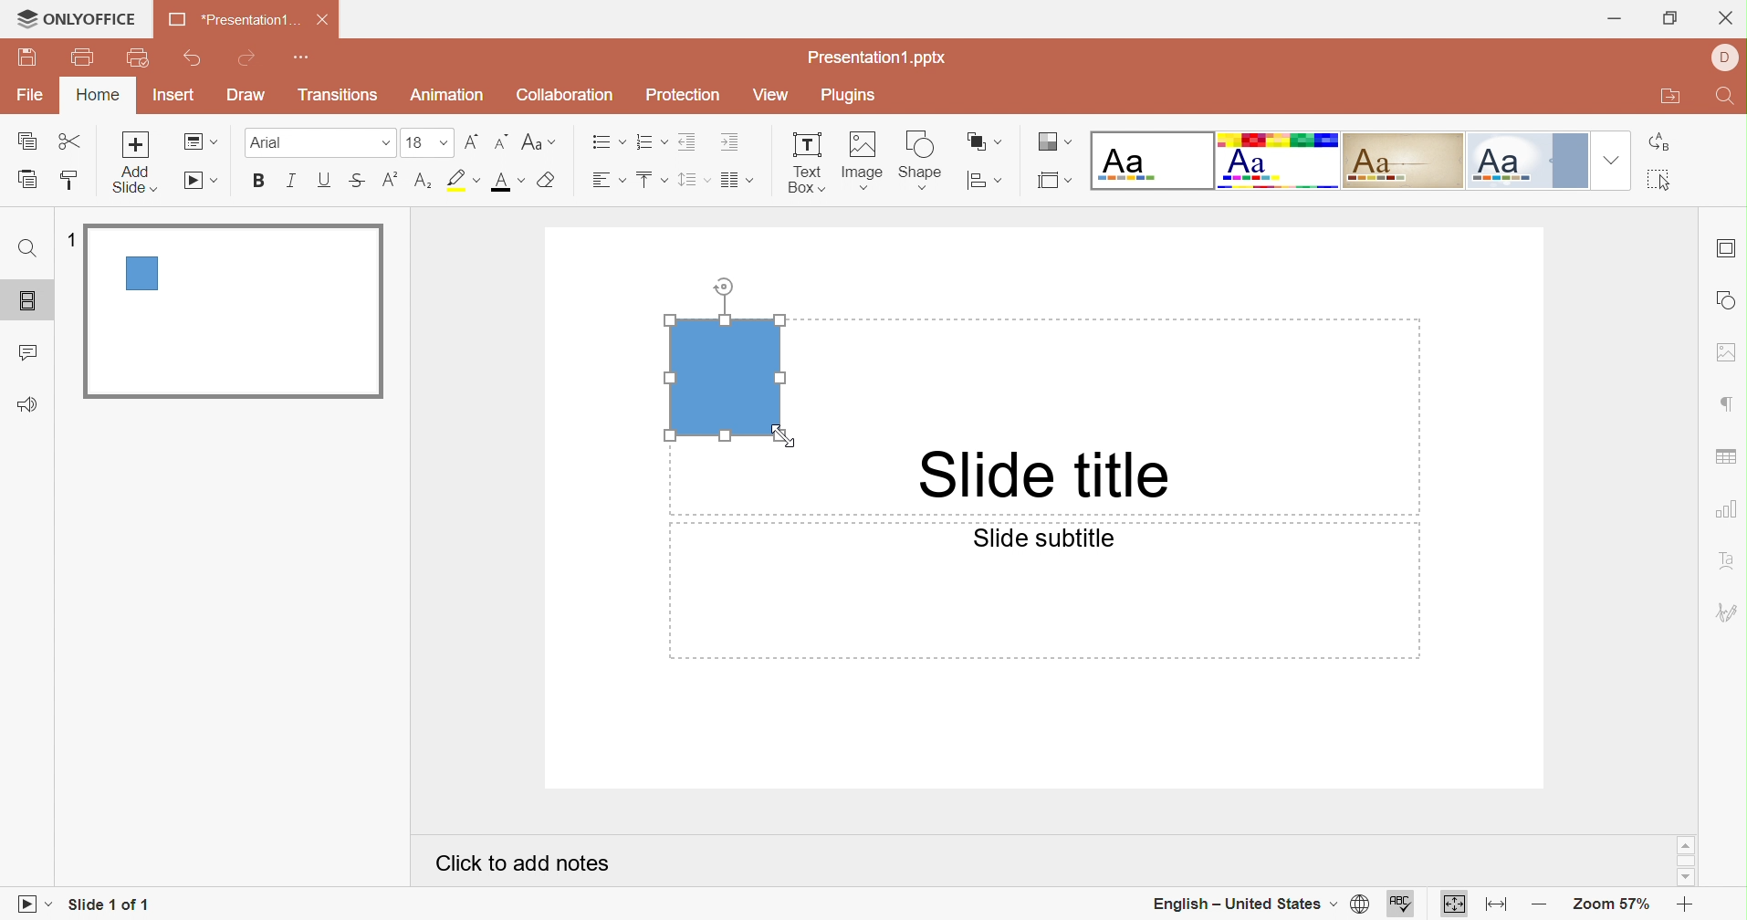  I want to click on Scroll bar, so click(1687, 861).